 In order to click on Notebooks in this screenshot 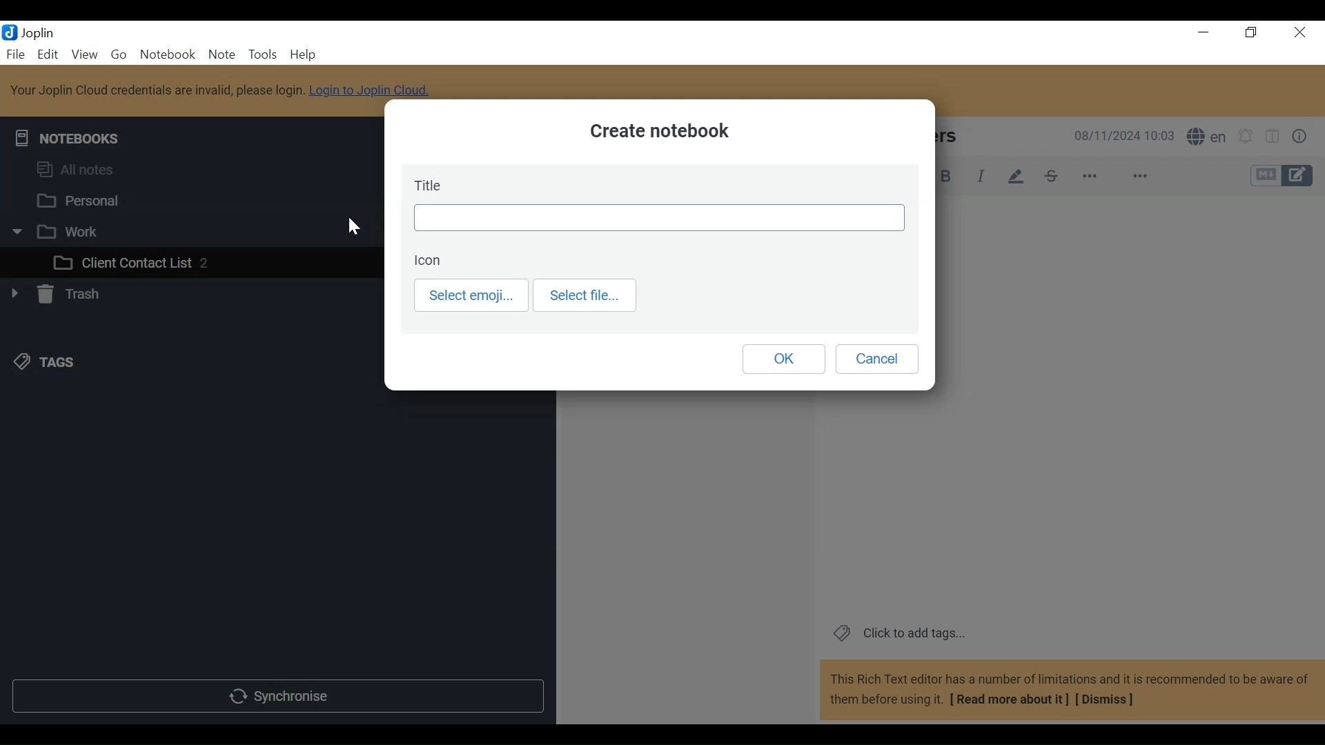, I will do `click(66, 138)`.